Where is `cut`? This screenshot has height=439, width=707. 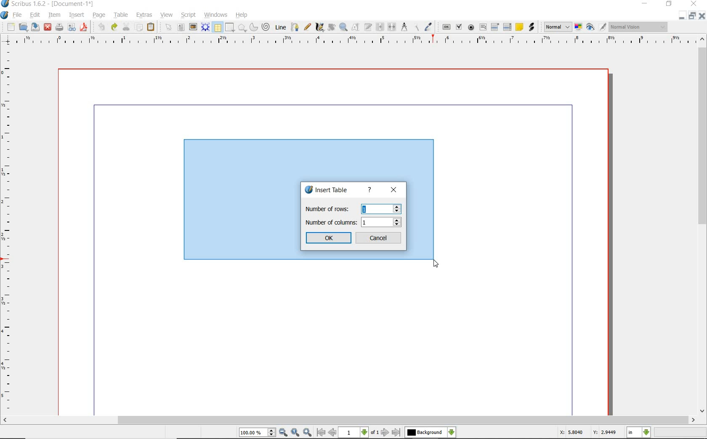 cut is located at coordinates (127, 26).